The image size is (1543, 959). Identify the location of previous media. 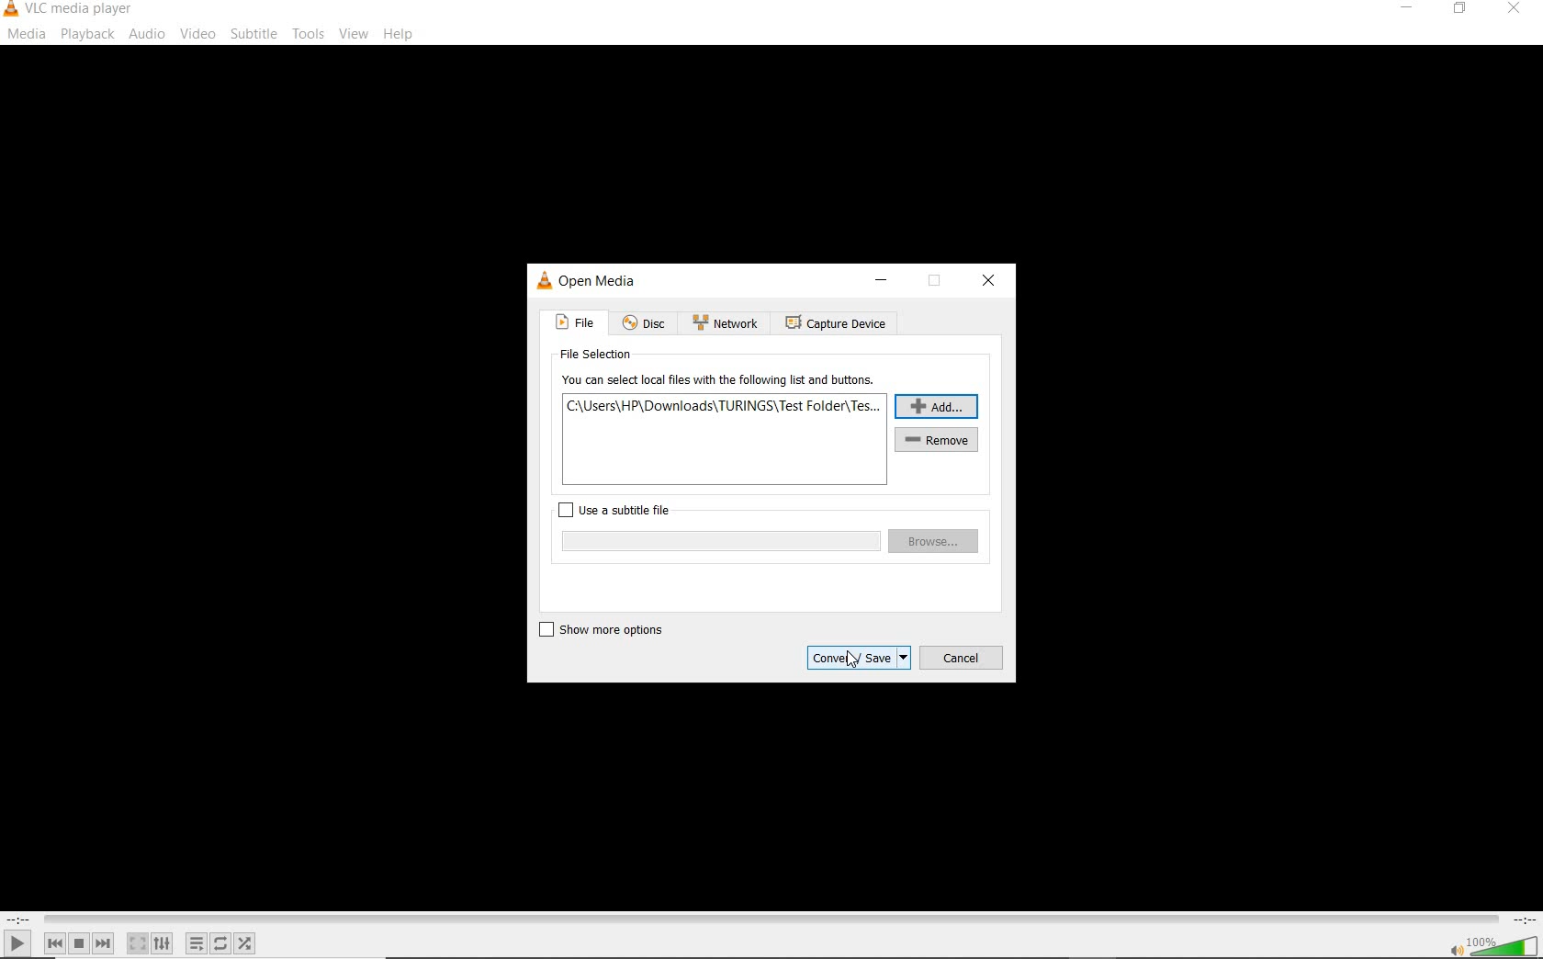
(54, 943).